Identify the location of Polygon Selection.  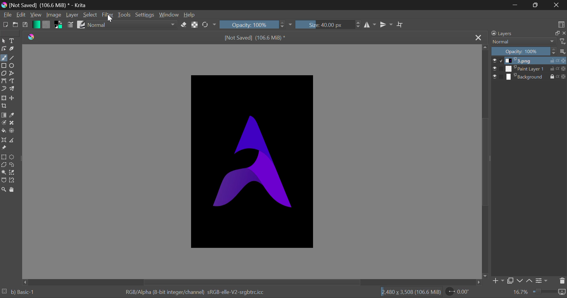
(4, 165).